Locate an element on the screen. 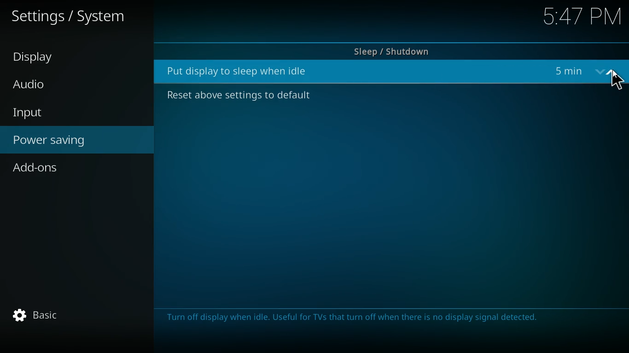  Set Time Changer is located at coordinates (606, 72).